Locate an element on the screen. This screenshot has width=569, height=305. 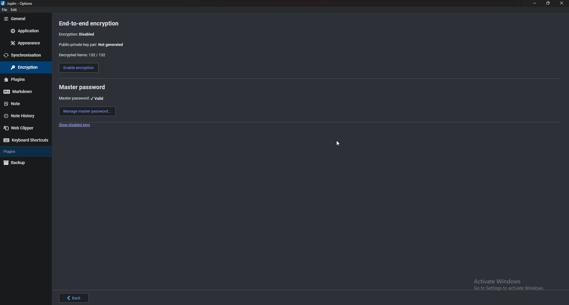
application is located at coordinates (24, 30).